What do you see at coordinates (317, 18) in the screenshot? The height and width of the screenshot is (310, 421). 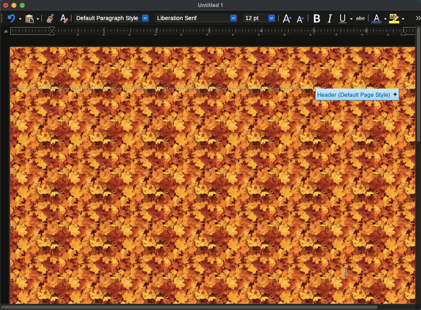 I see `bold` at bounding box center [317, 18].